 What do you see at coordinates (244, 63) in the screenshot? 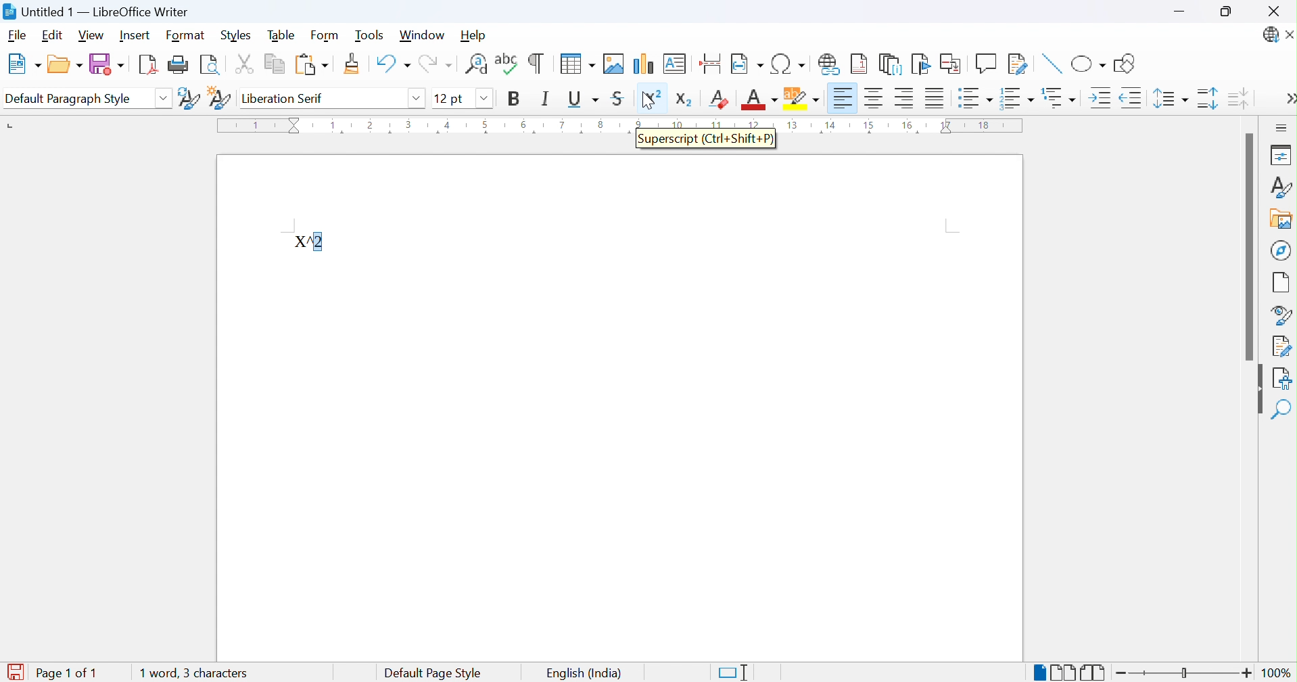
I see `Cut` at bounding box center [244, 63].